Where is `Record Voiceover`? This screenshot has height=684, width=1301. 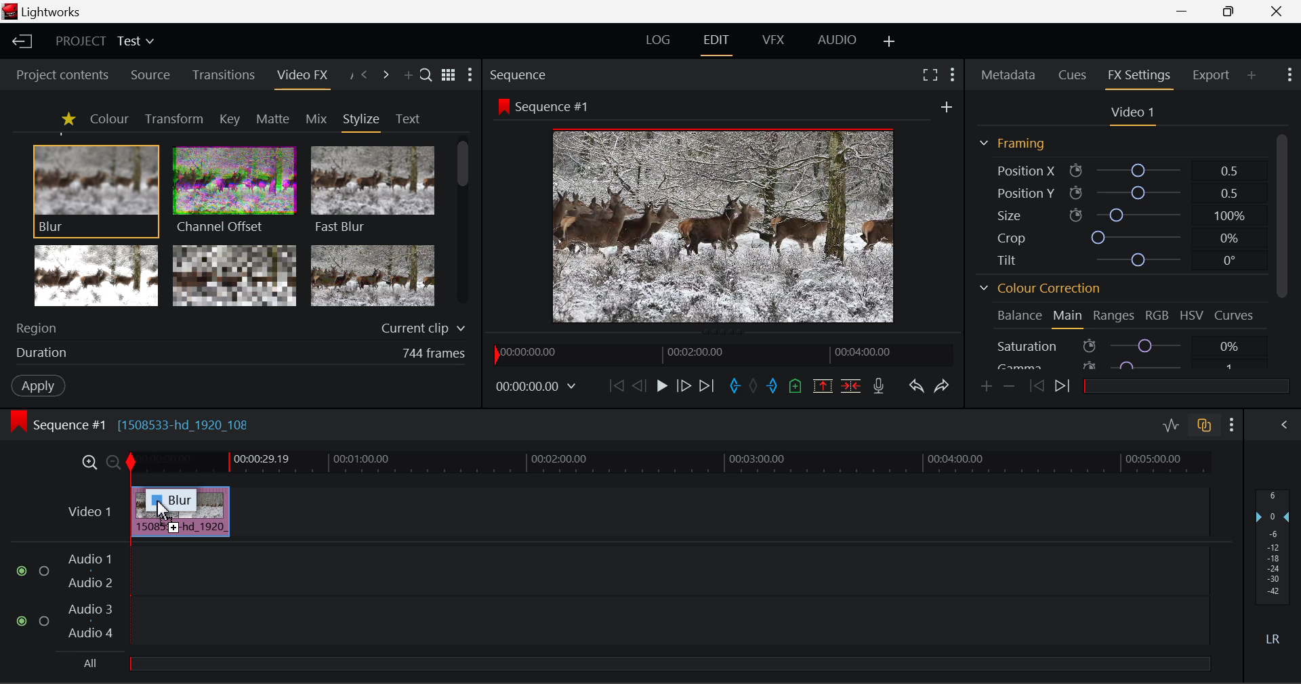
Record Voiceover is located at coordinates (880, 385).